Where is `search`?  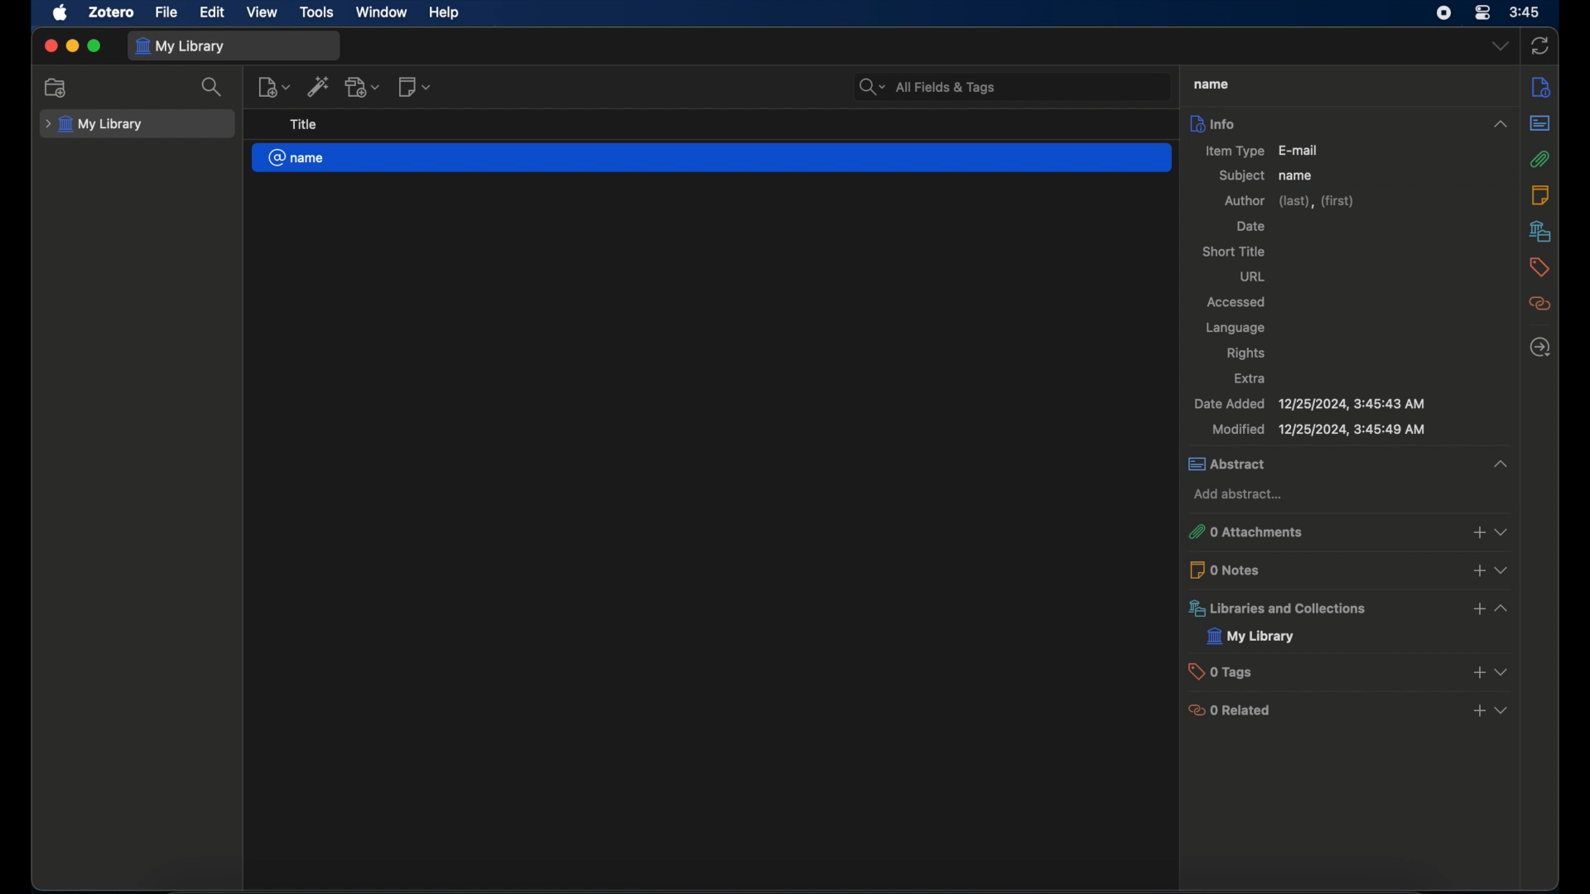 search is located at coordinates (213, 88).